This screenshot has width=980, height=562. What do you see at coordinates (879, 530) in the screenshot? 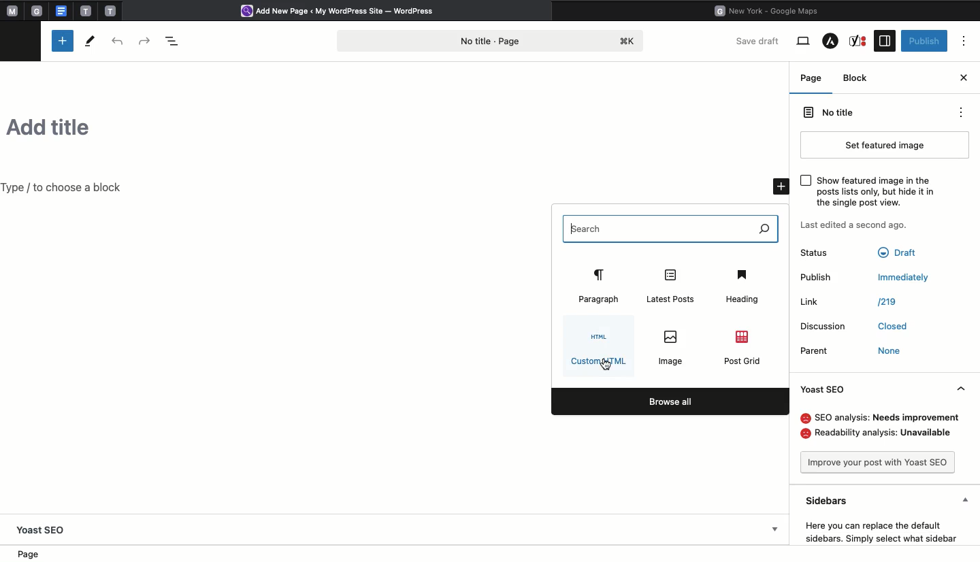
I see `here you can replace the default sidebars` at bounding box center [879, 530].